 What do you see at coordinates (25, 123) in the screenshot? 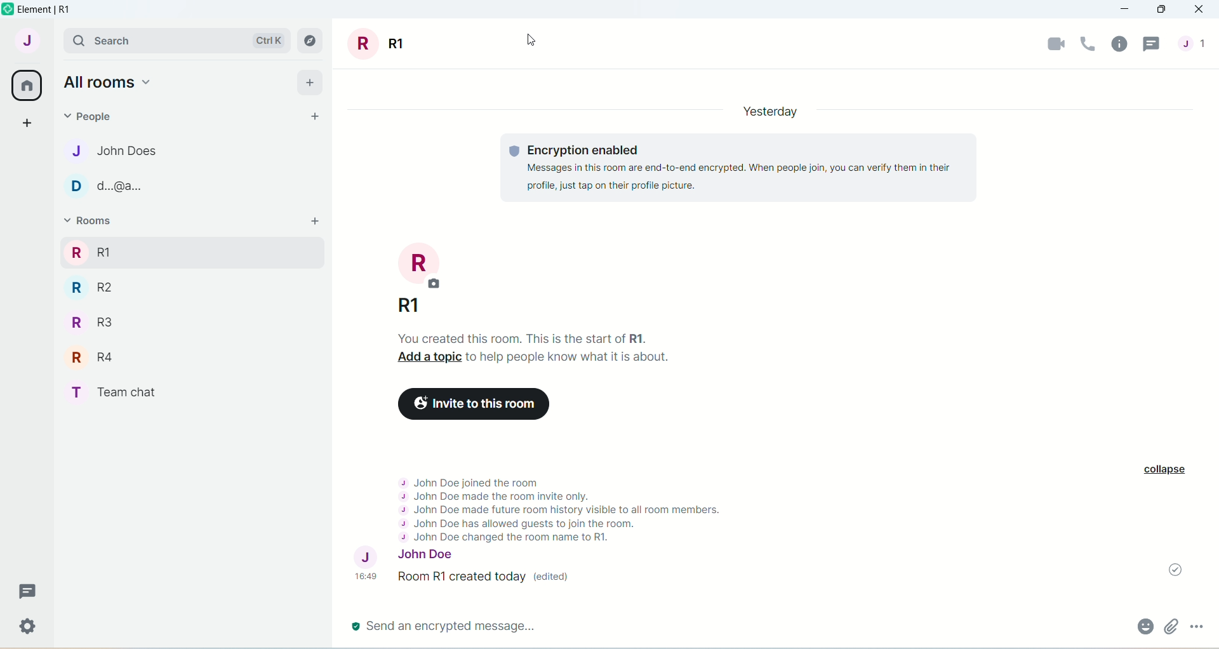
I see `create a space` at bounding box center [25, 123].